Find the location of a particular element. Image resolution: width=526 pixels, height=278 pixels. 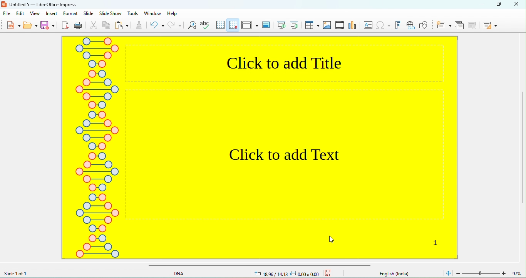

format is located at coordinates (70, 13).